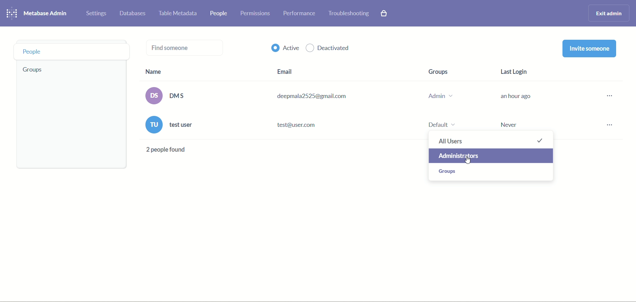 This screenshot has width=636, height=302. What do you see at coordinates (133, 13) in the screenshot?
I see `databases` at bounding box center [133, 13].